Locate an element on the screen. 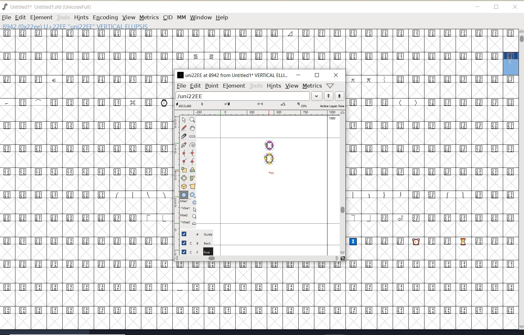 This screenshot has height=335, width=524. EDIT is located at coordinates (20, 17).